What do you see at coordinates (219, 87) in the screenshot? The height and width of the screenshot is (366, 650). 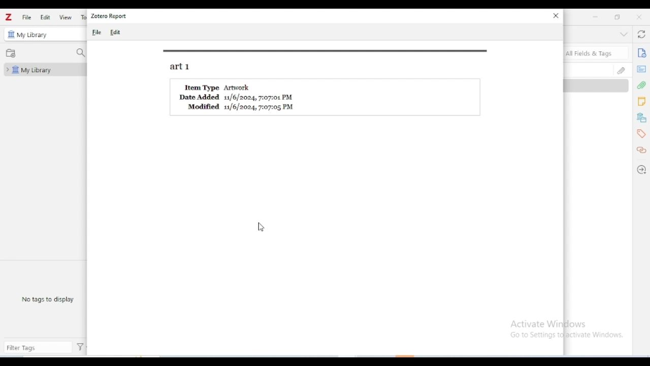 I see `Item Type Artwork` at bounding box center [219, 87].